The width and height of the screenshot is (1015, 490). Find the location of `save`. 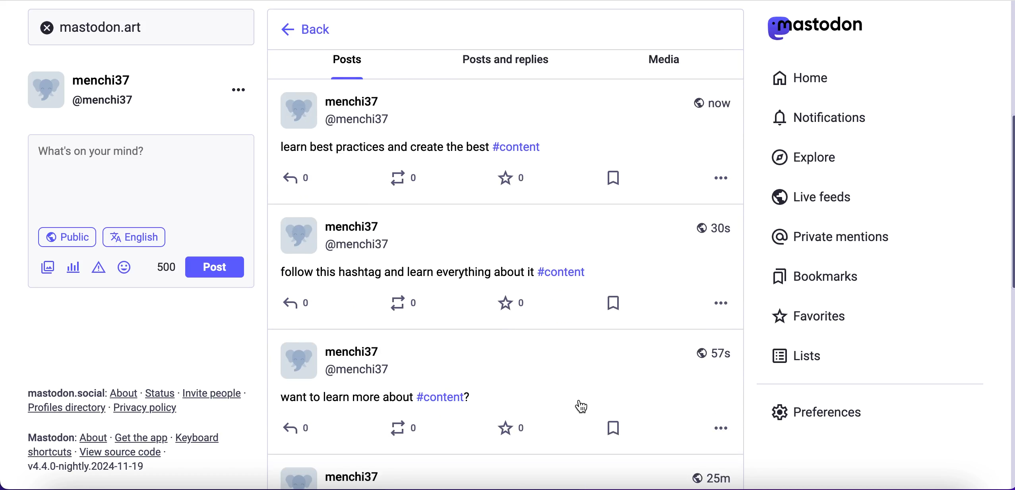

save is located at coordinates (618, 305).